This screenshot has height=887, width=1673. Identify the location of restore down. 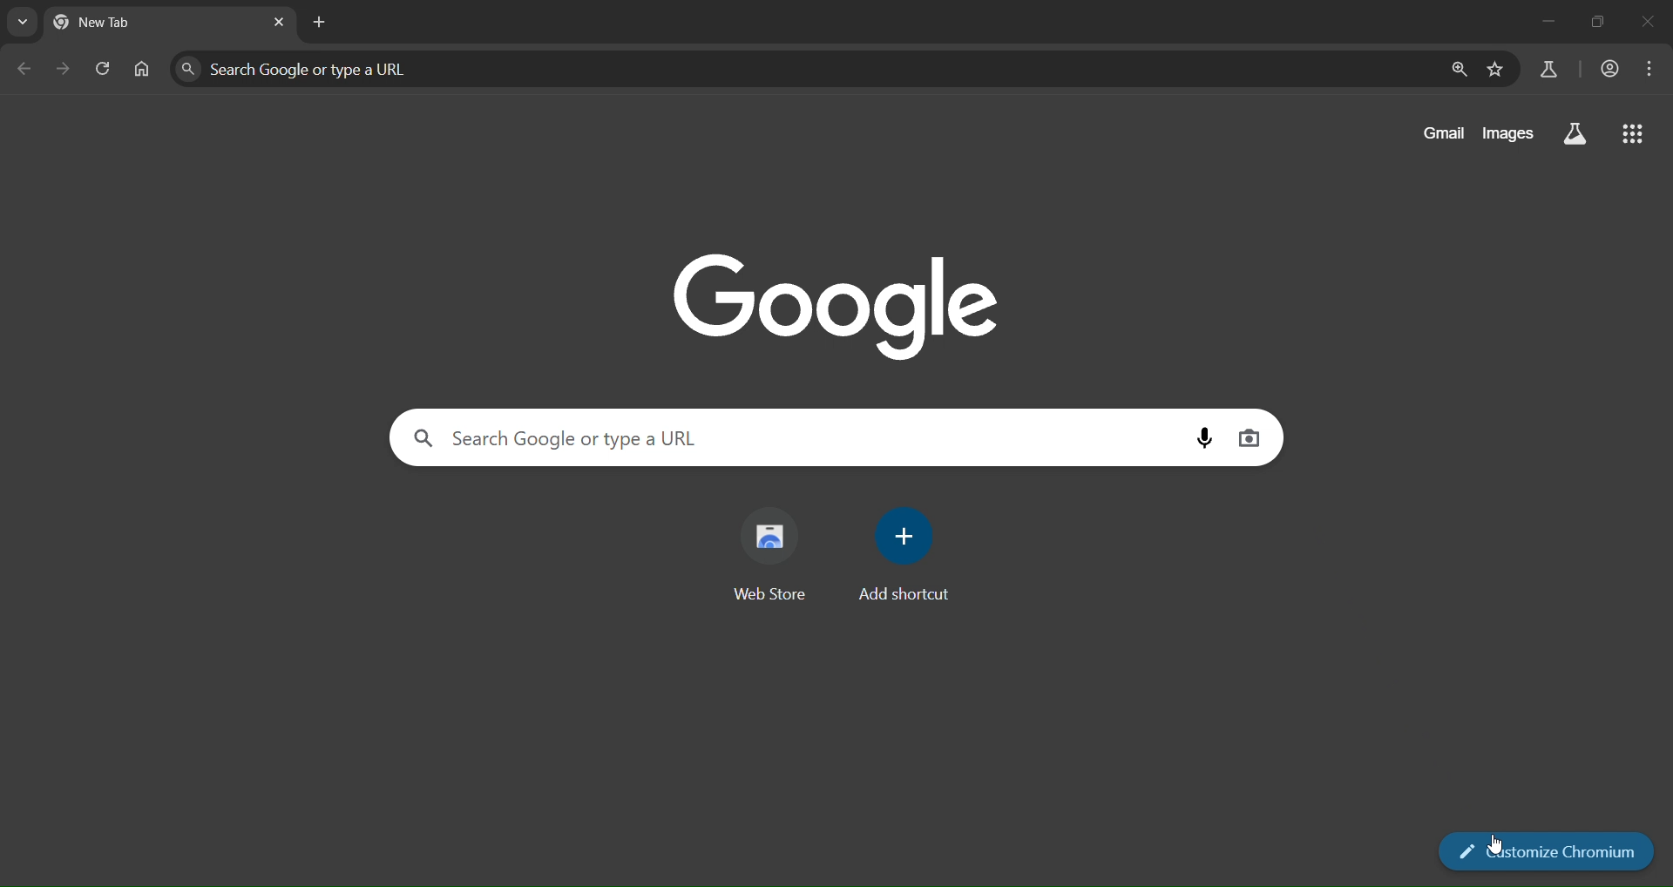
(1599, 23).